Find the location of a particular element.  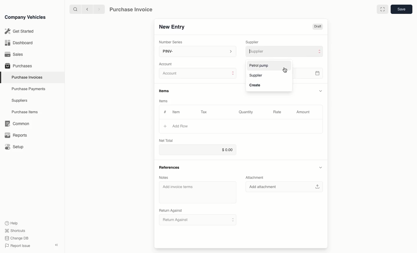

Item is located at coordinates (176, 113).